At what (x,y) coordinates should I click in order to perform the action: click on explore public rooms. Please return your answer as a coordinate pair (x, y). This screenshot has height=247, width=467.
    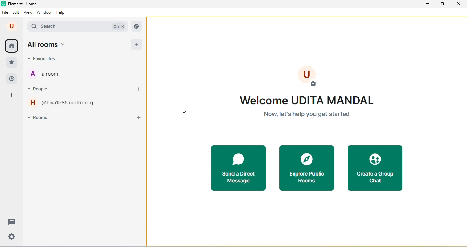
    Looking at the image, I should click on (307, 167).